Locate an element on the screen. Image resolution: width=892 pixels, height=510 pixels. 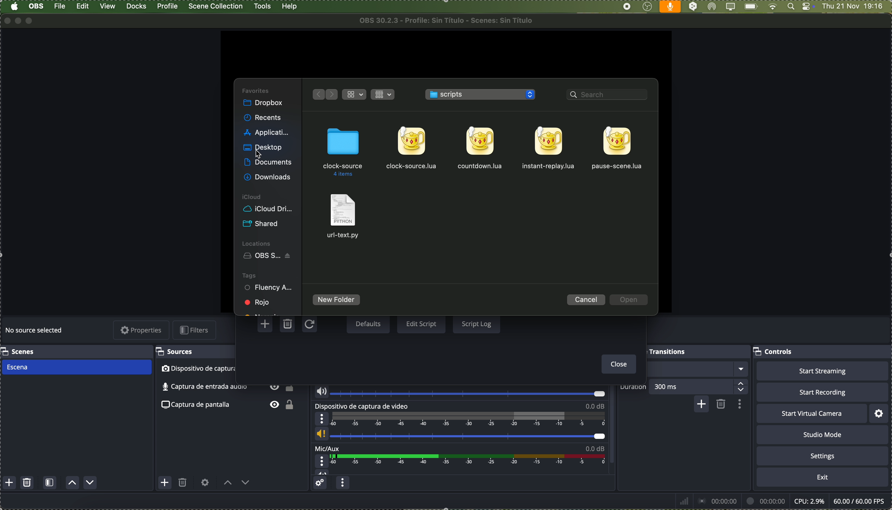
settings is located at coordinates (880, 413).